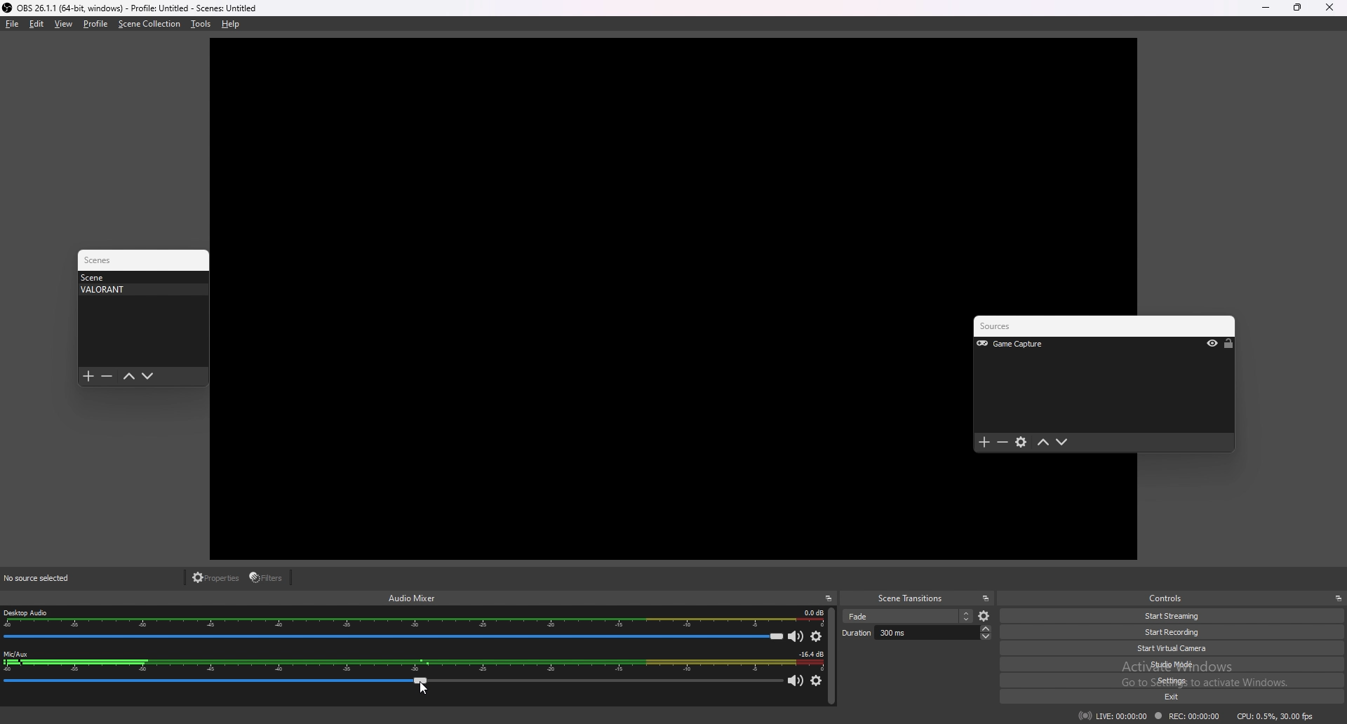 The width and height of the screenshot is (1347, 724). I want to click on audio mixer, so click(413, 597).